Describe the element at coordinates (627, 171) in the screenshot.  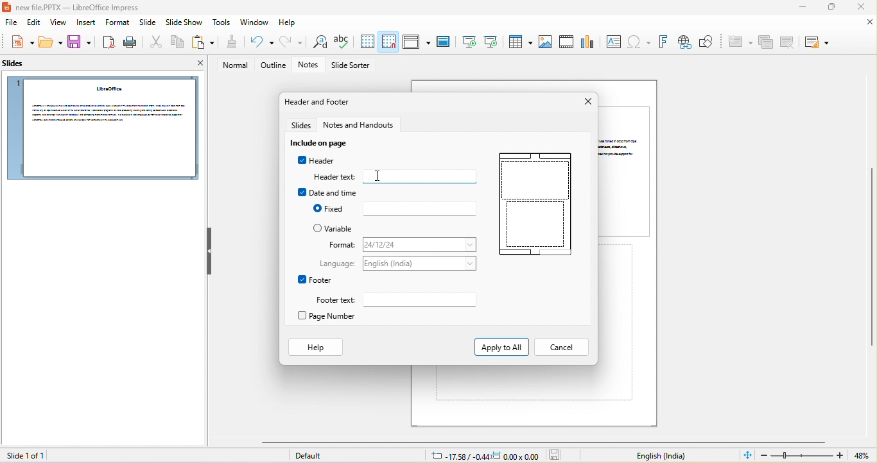
I see `slide` at that location.